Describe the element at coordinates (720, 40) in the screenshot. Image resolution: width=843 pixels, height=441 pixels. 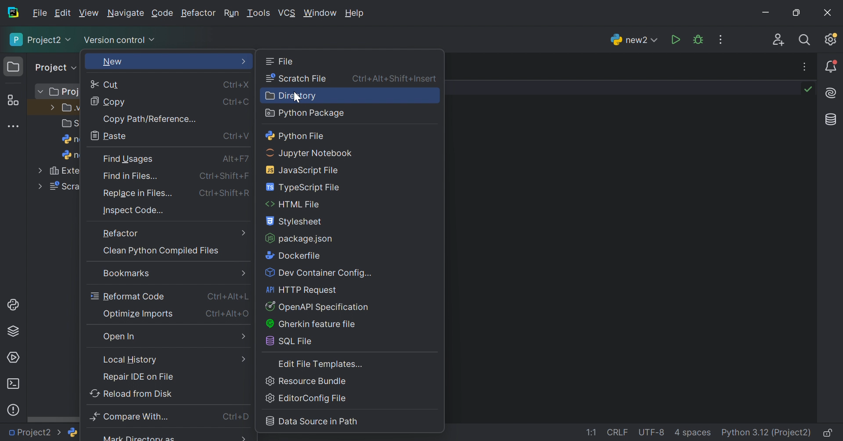
I see `More actions` at that location.